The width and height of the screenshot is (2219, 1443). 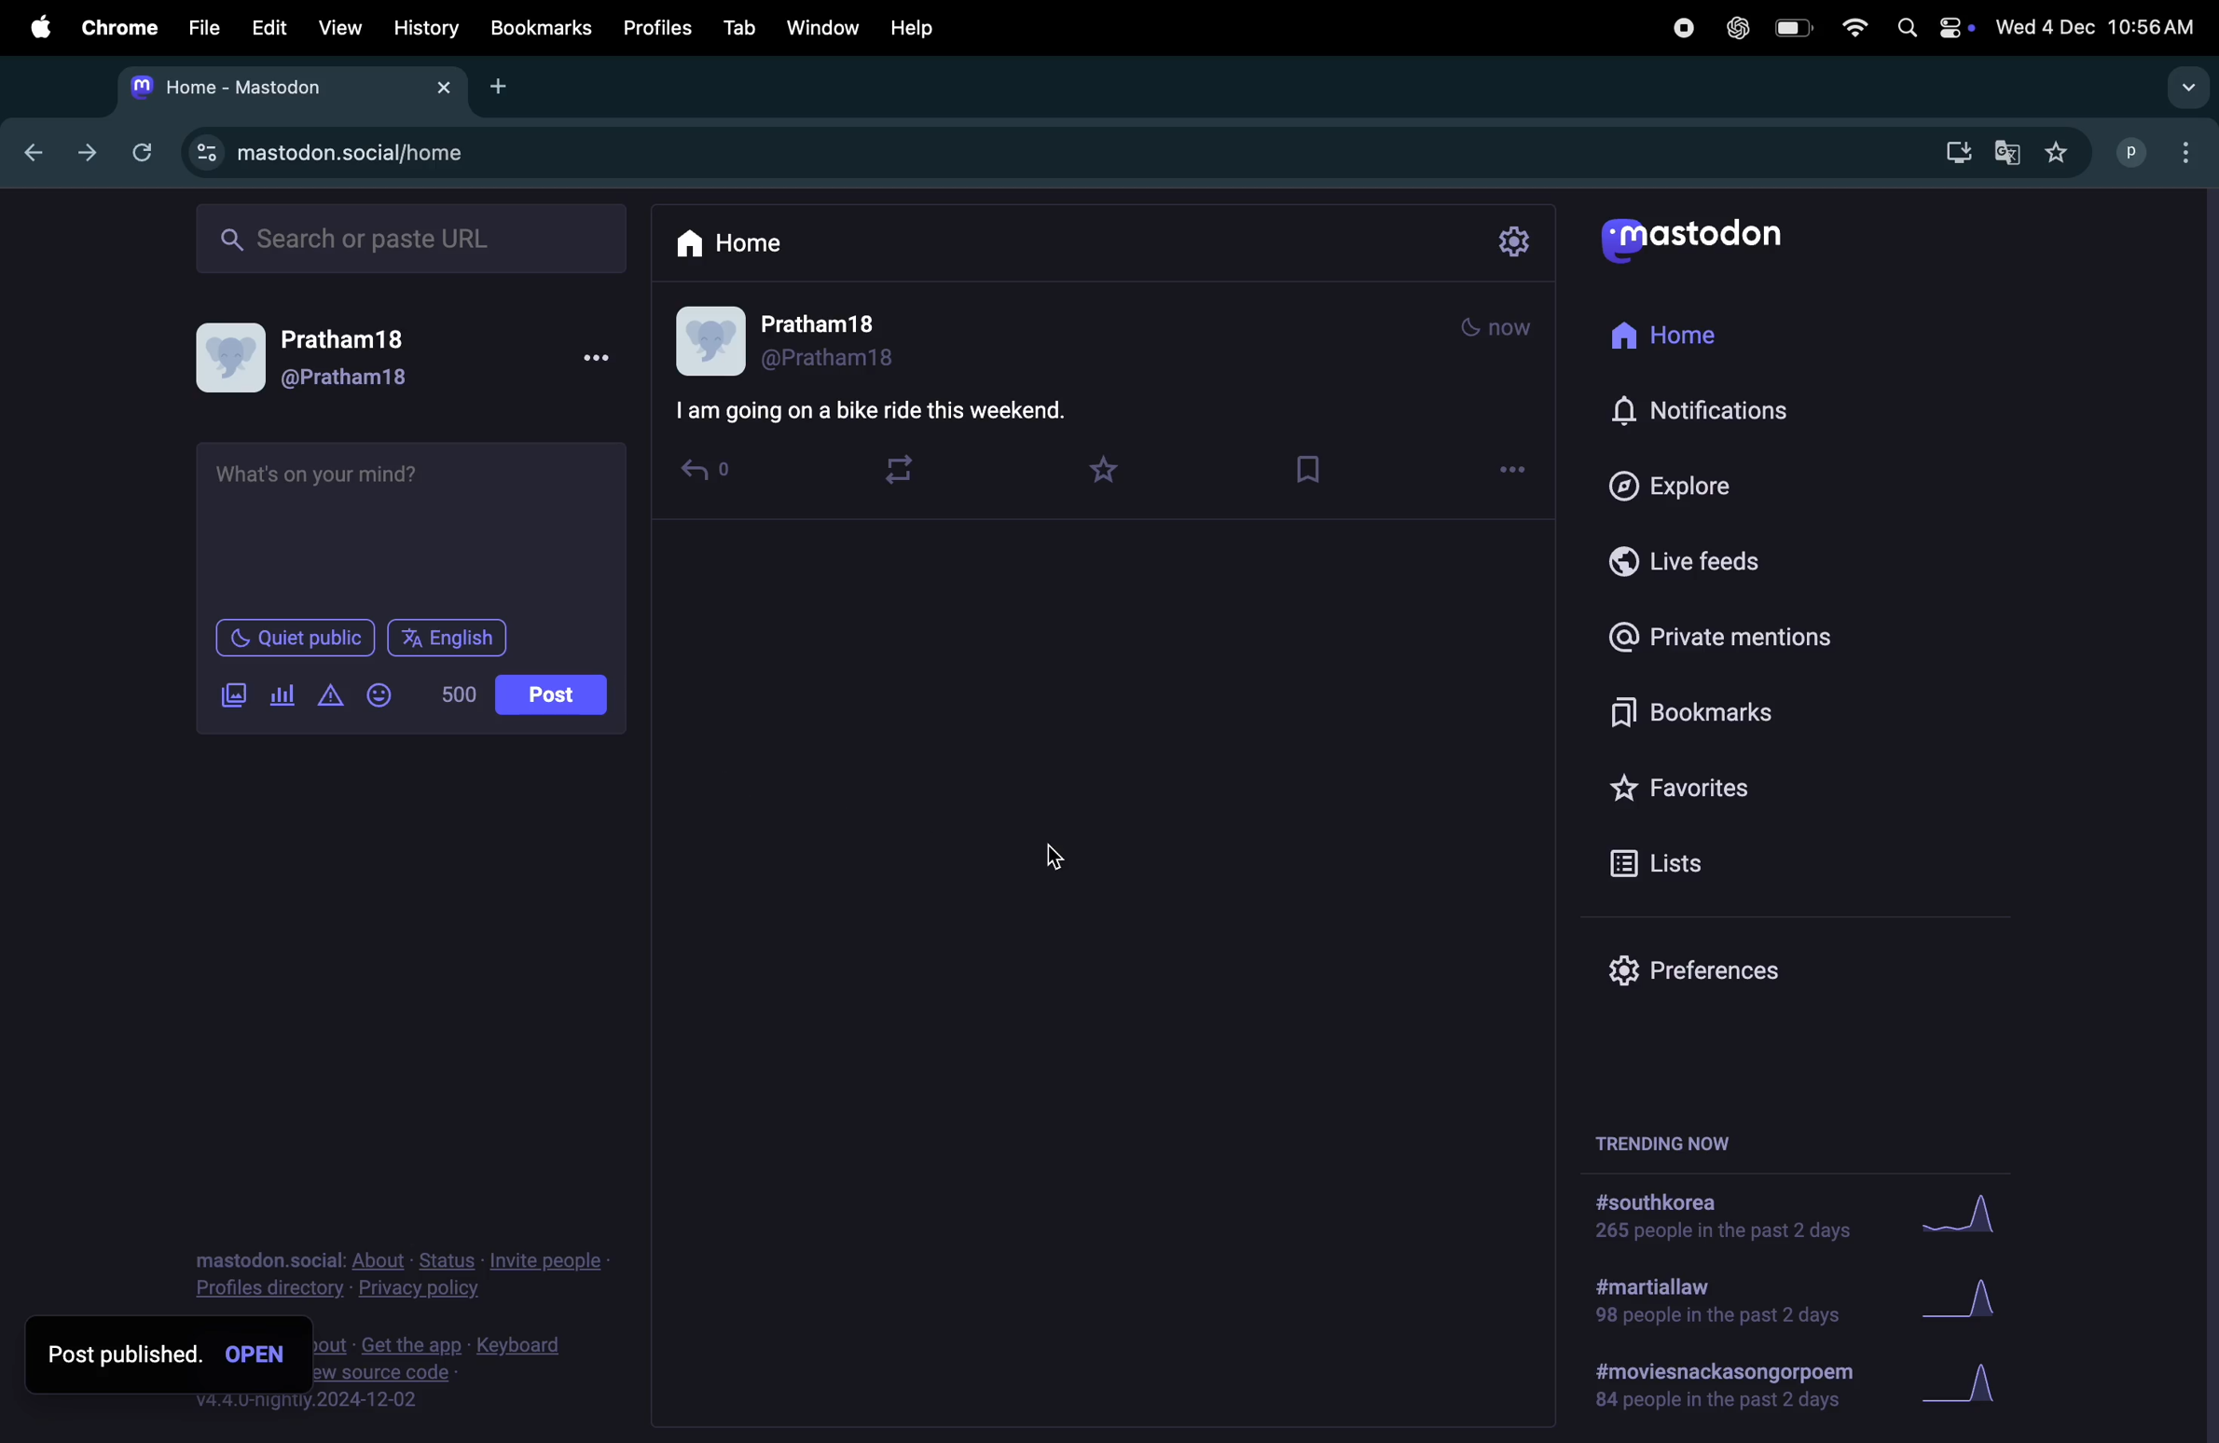 I want to click on post published, so click(x=171, y=1354).